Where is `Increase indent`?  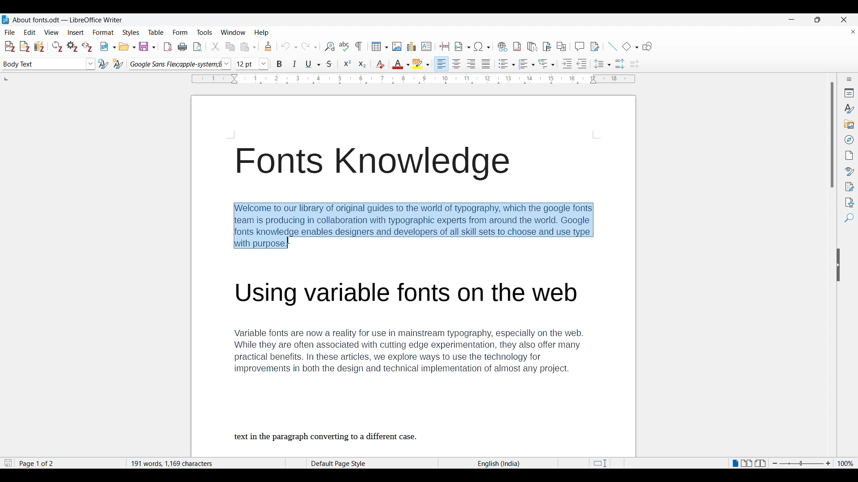
Increase indent is located at coordinates (567, 63).